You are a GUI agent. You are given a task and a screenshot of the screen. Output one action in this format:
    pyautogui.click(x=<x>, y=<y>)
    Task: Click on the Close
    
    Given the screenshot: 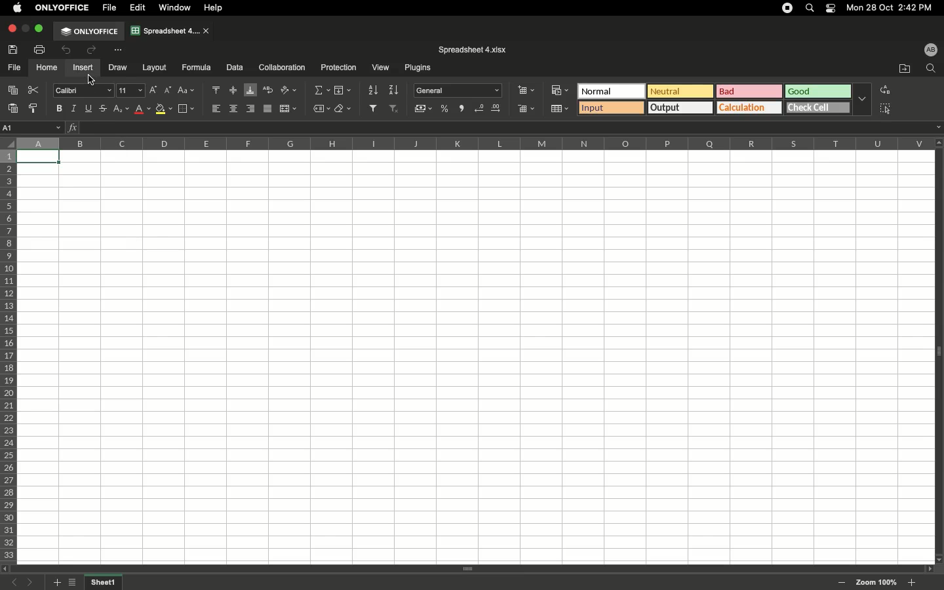 What is the action you would take?
    pyautogui.click(x=11, y=29)
    